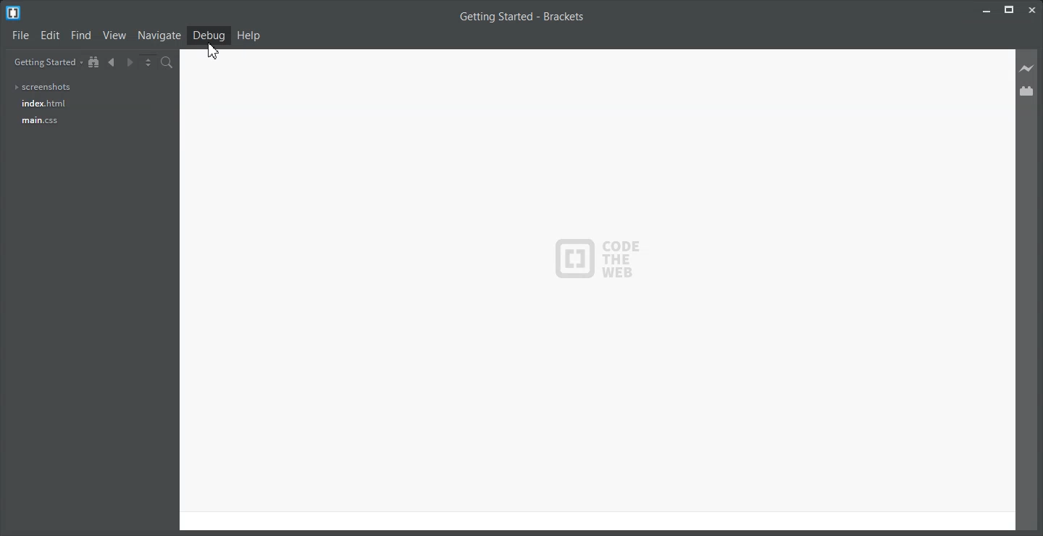 The height and width of the screenshot is (536, 1043). Describe the element at coordinates (1027, 91) in the screenshot. I see `Extension Manager` at that location.